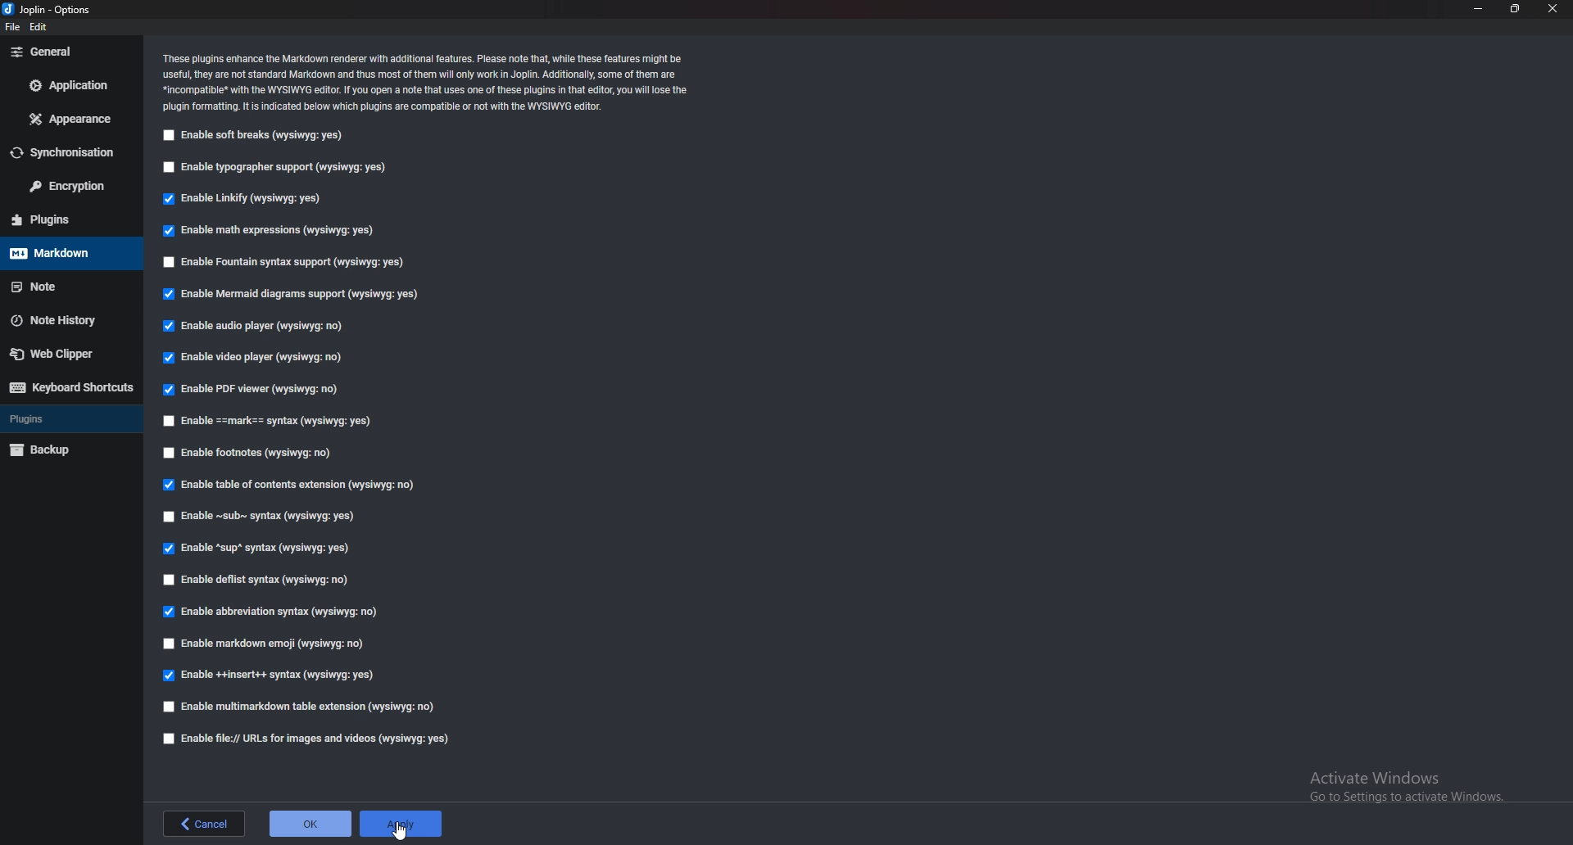 This screenshot has height=845, width=1573. Describe the element at coordinates (71, 154) in the screenshot. I see `Synchronization` at that location.